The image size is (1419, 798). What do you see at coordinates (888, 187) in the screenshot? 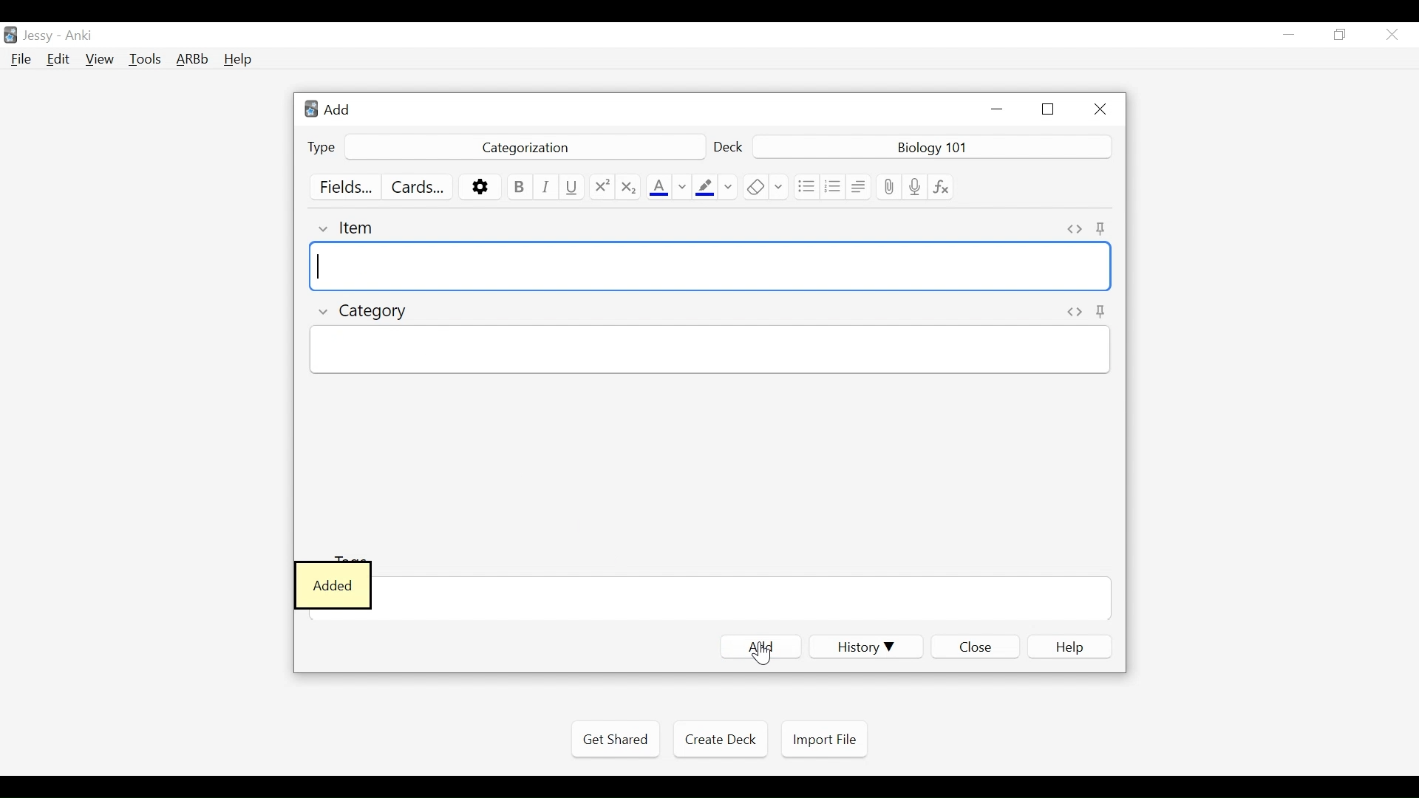
I see `Upload File` at bounding box center [888, 187].